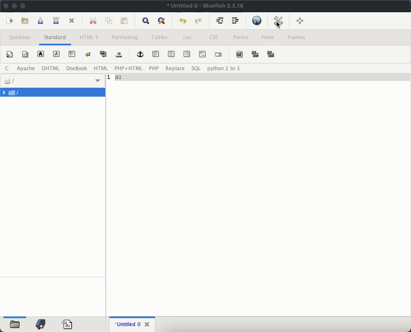 This screenshot has height=332, width=411. What do you see at coordinates (147, 324) in the screenshot?
I see `close` at bounding box center [147, 324].